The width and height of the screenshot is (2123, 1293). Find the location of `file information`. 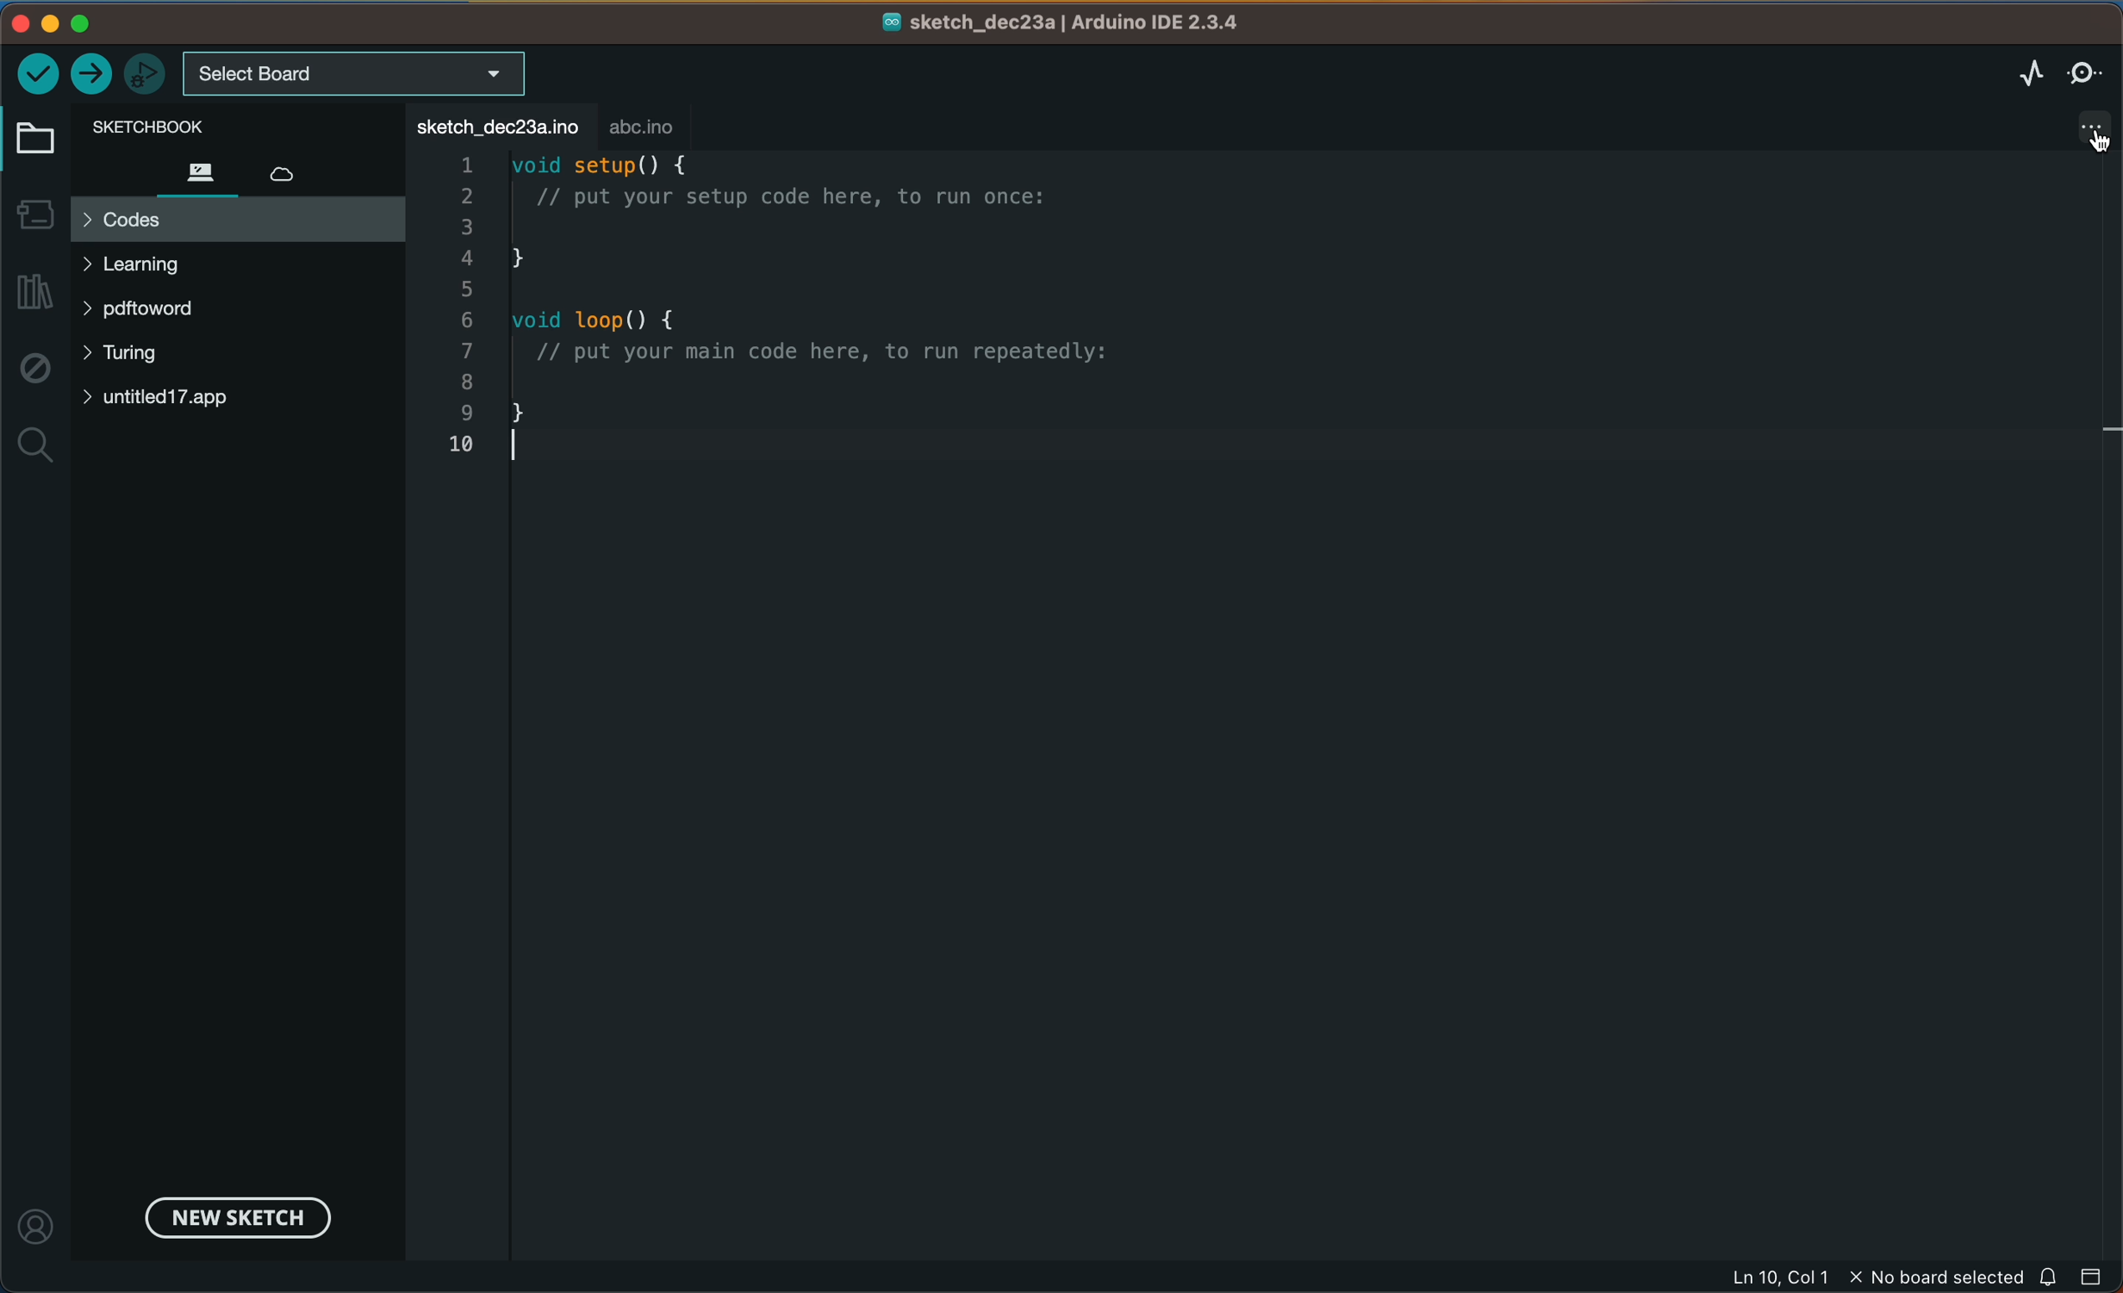

file information is located at coordinates (1872, 1276).